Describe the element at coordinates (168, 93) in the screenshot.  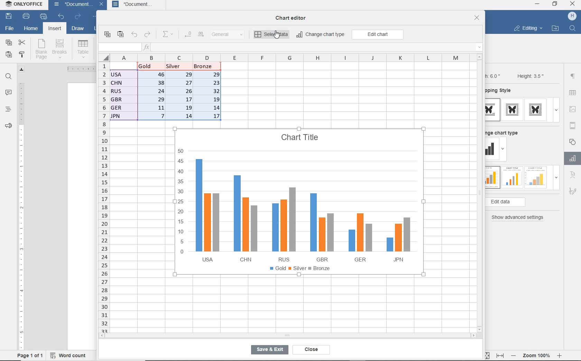
I see `data` at that location.